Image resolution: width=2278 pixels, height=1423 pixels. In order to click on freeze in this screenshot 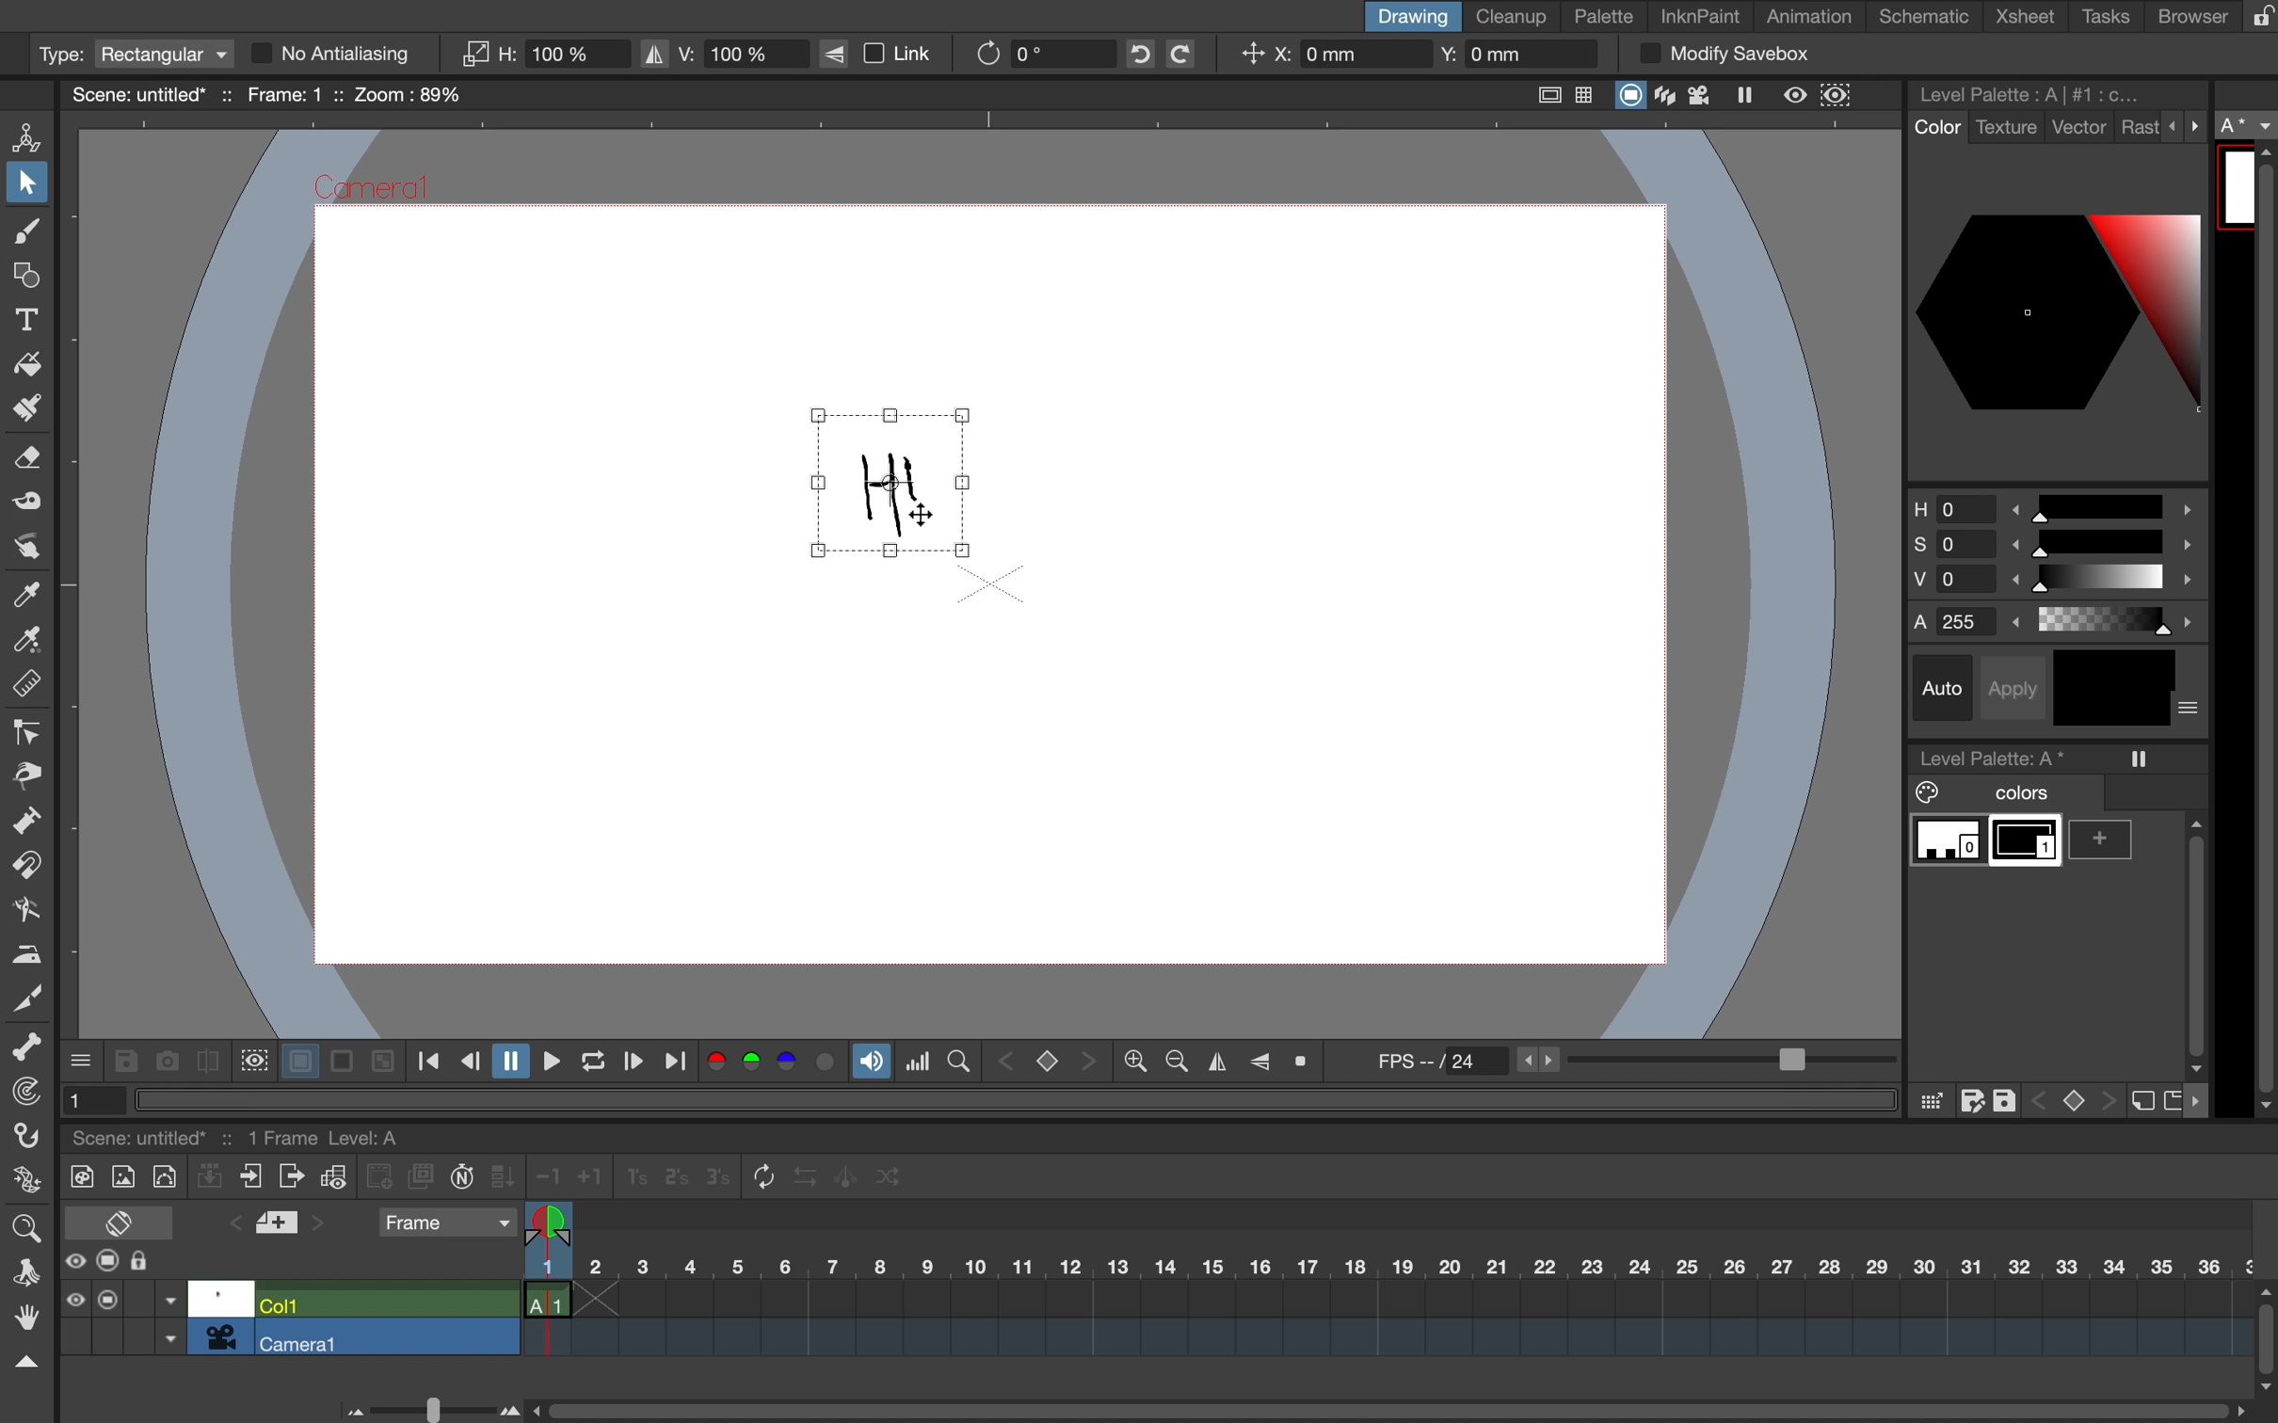, I will do `click(1753, 98)`.